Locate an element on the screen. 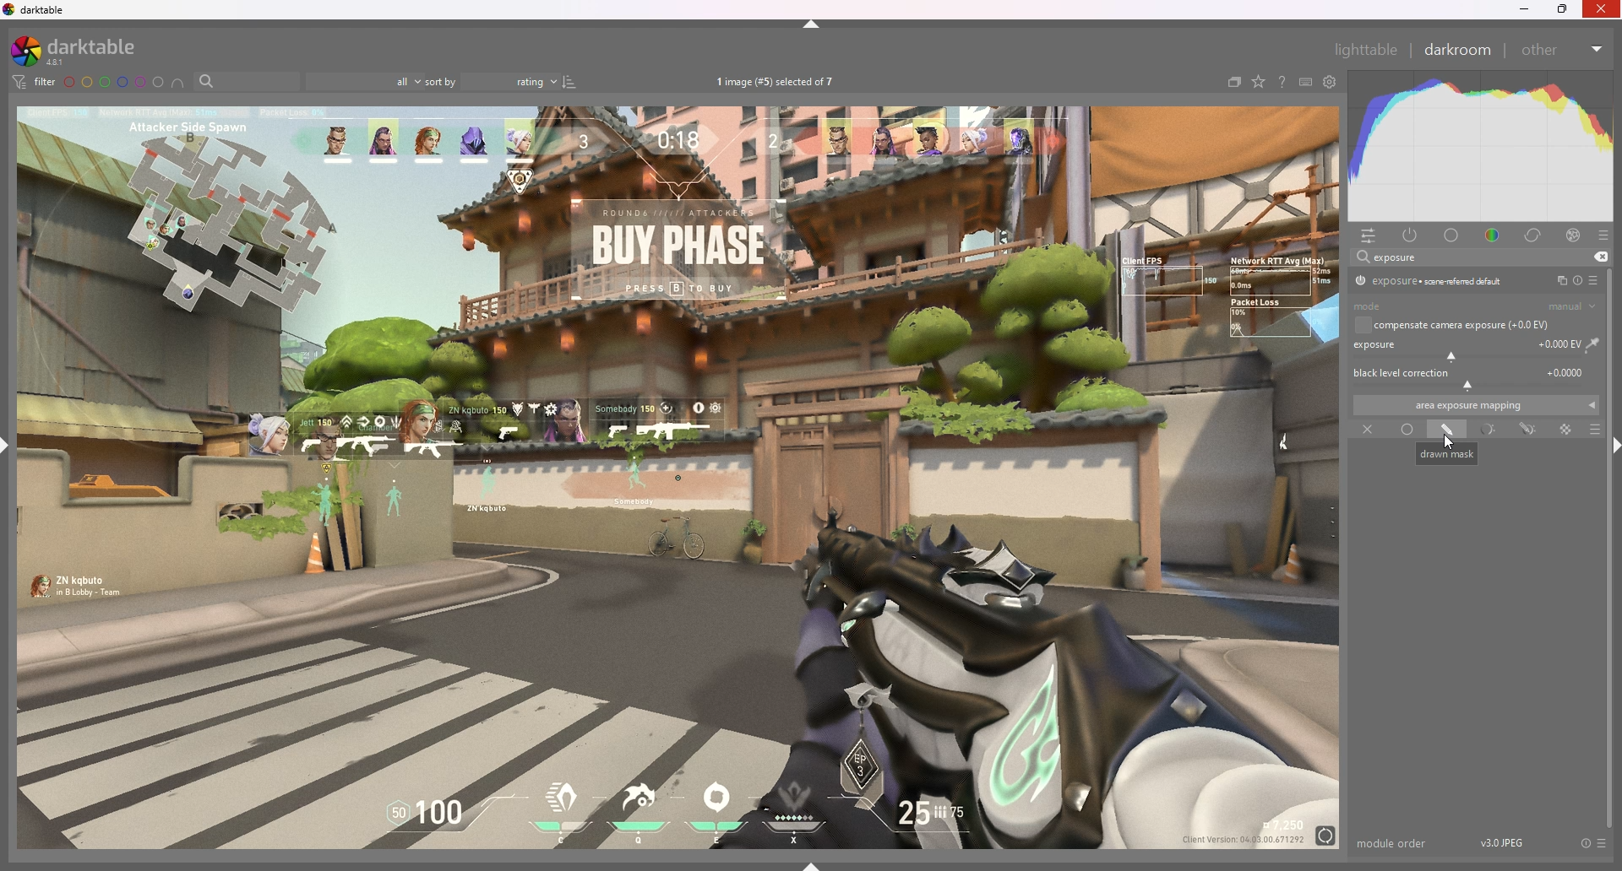 Image resolution: width=1622 pixels, height=871 pixels. exposure is located at coordinates (1396, 257).